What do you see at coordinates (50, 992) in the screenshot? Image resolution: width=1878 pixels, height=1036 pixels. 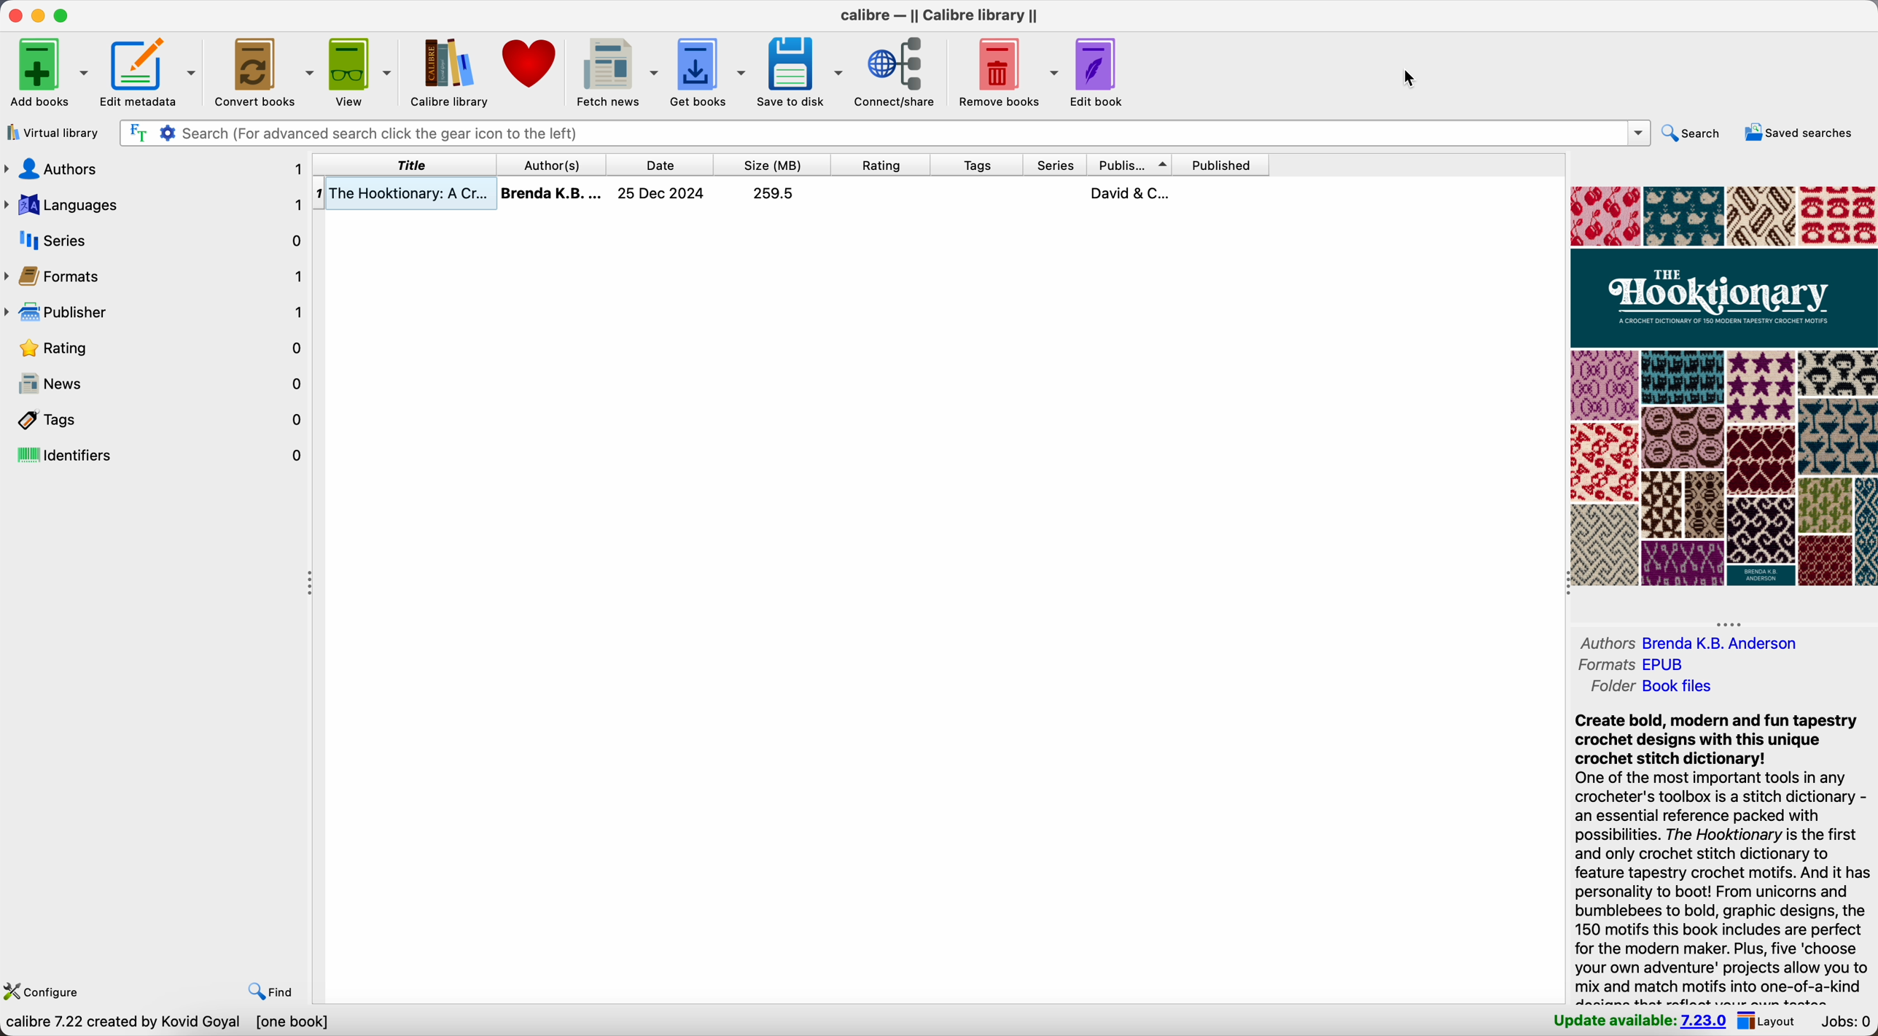 I see `configure` at bounding box center [50, 992].